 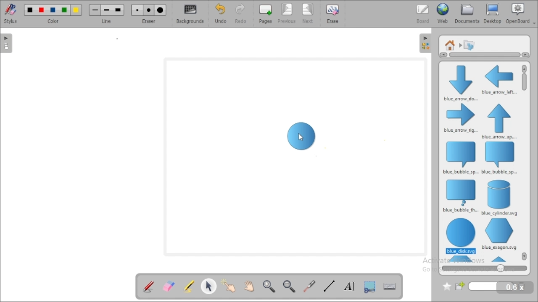 I want to click on erase annotation, so click(x=169, y=286).